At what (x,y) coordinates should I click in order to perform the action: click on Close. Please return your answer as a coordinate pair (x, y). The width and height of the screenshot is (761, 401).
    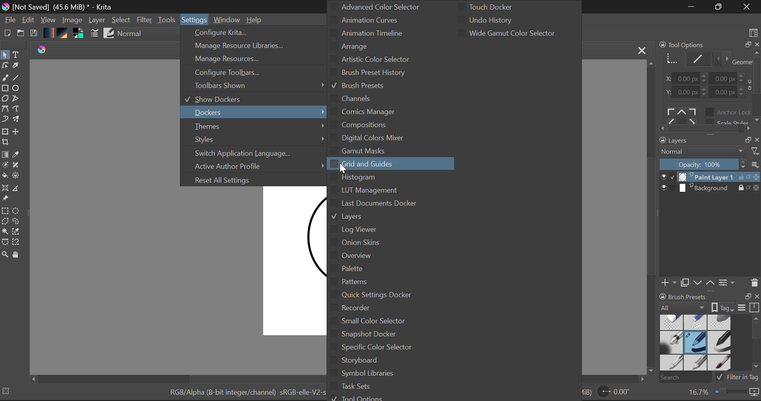
    Looking at the image, I should click on (642, 50).